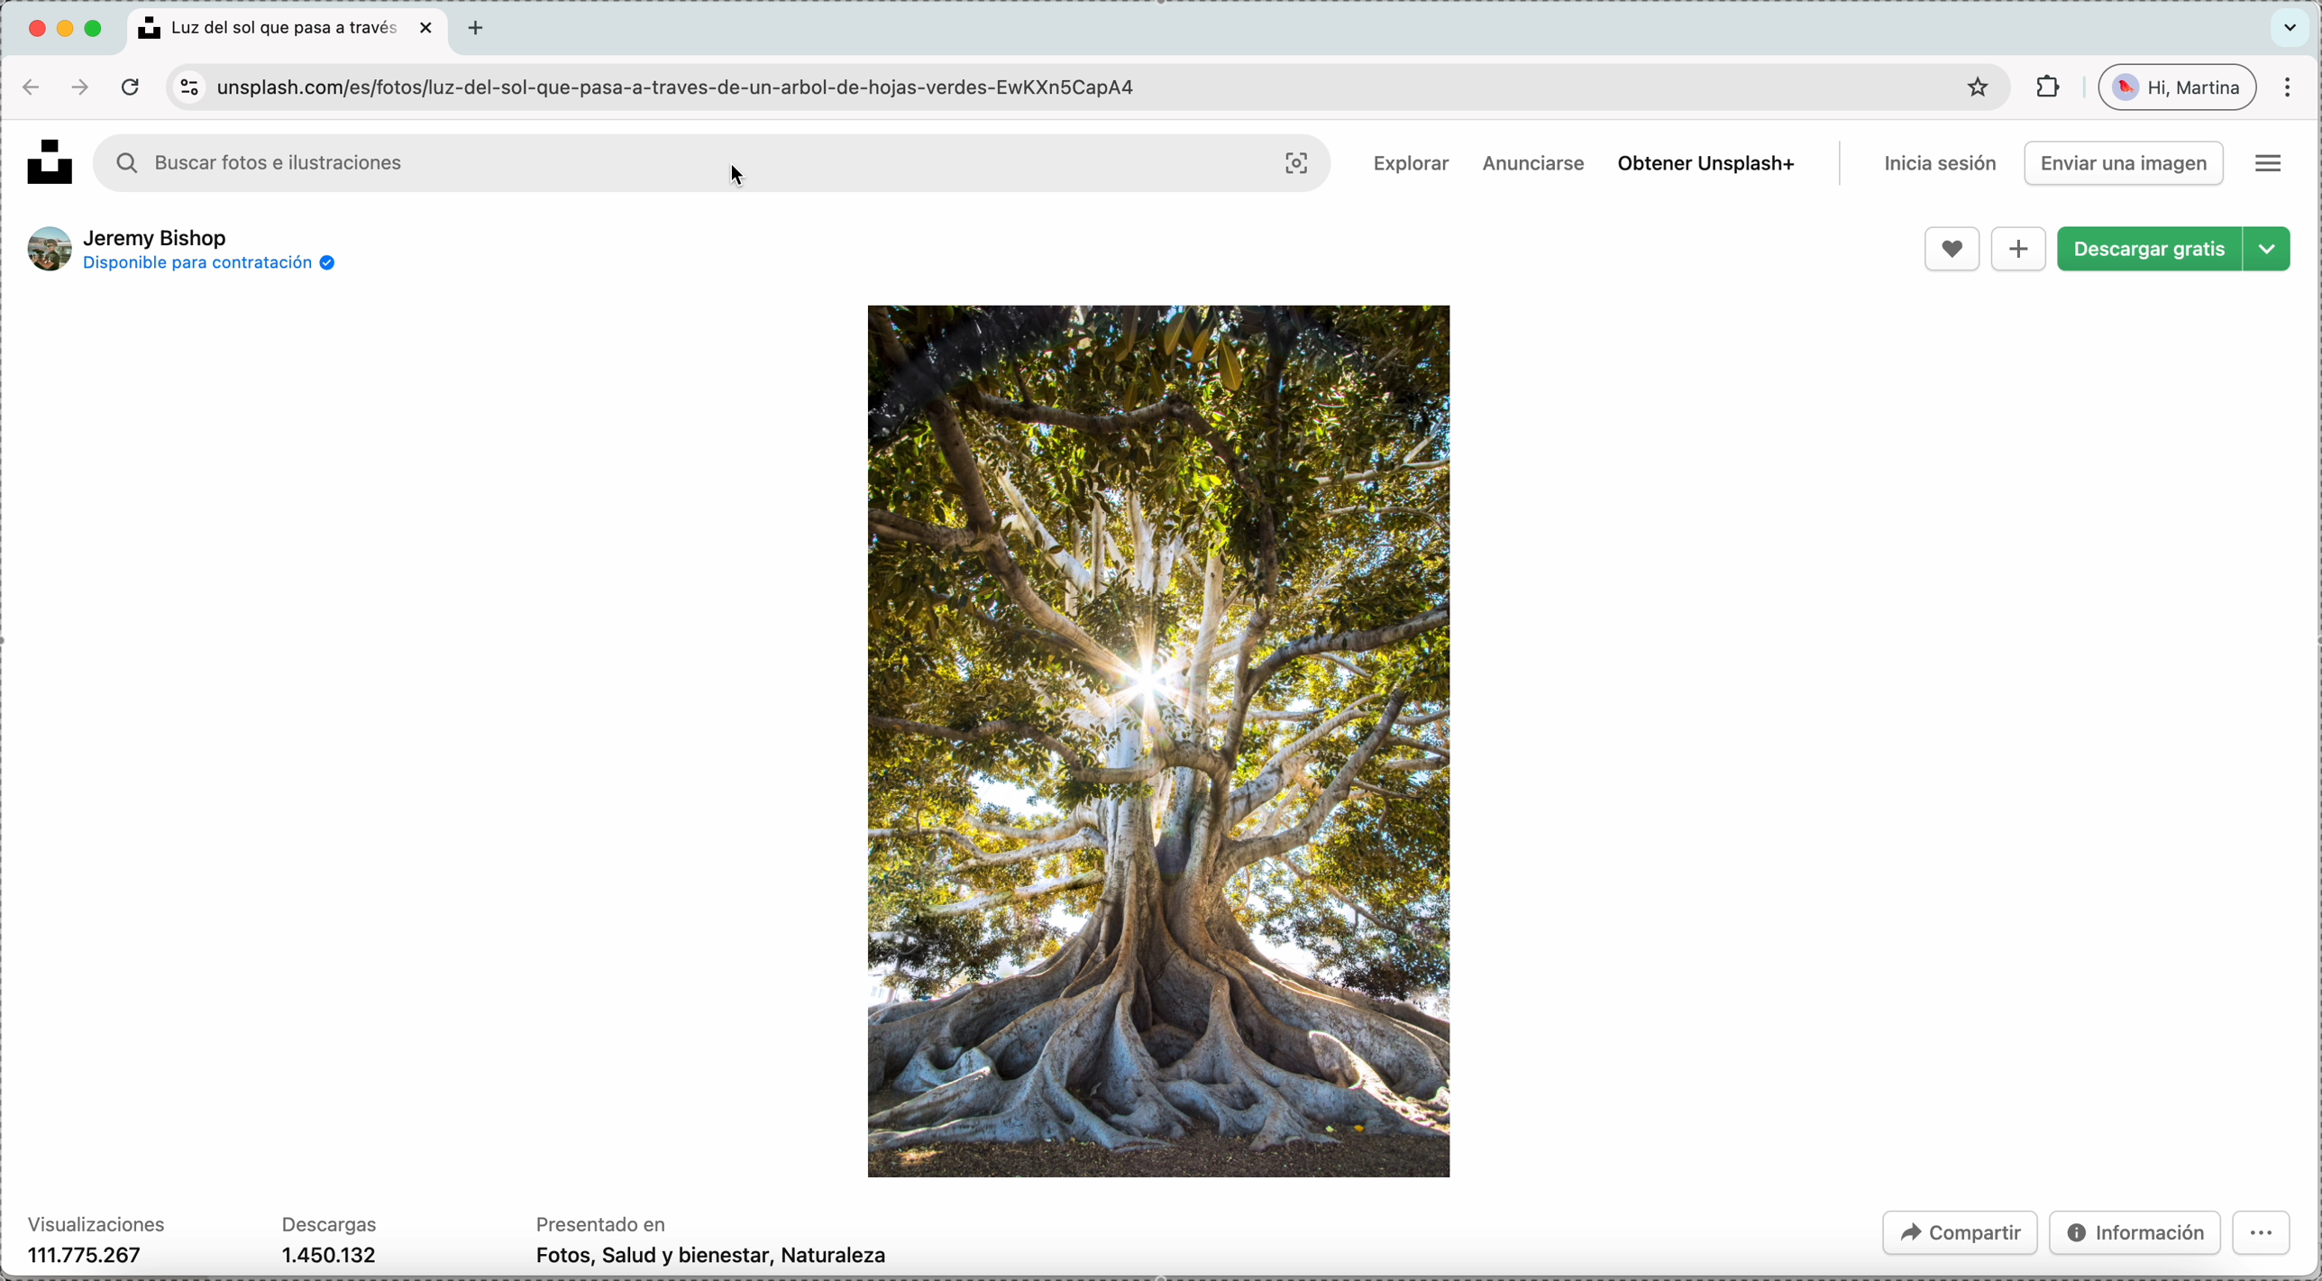 The width and height of the screenshot is (2322, 1281). Describe the element at coordinates (1703, 162) in the screenshot. I see `get unsplash +` at that location.